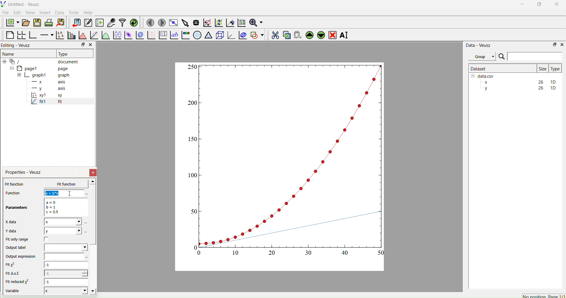 The image size is (566, 298). What do you see at coordinates (562, 44) in the screenshot?
I see `Close` at bounding box center [562, 44].